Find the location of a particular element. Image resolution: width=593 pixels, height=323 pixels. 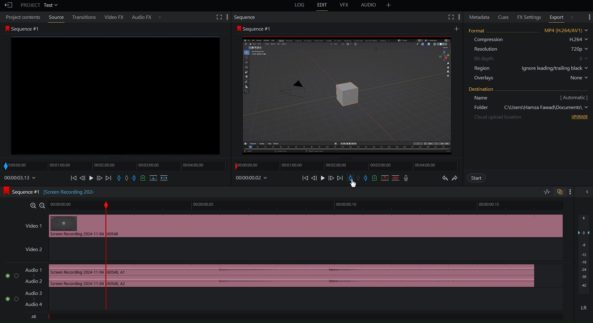

Sequence #1 is located at coordinates (114, 90).